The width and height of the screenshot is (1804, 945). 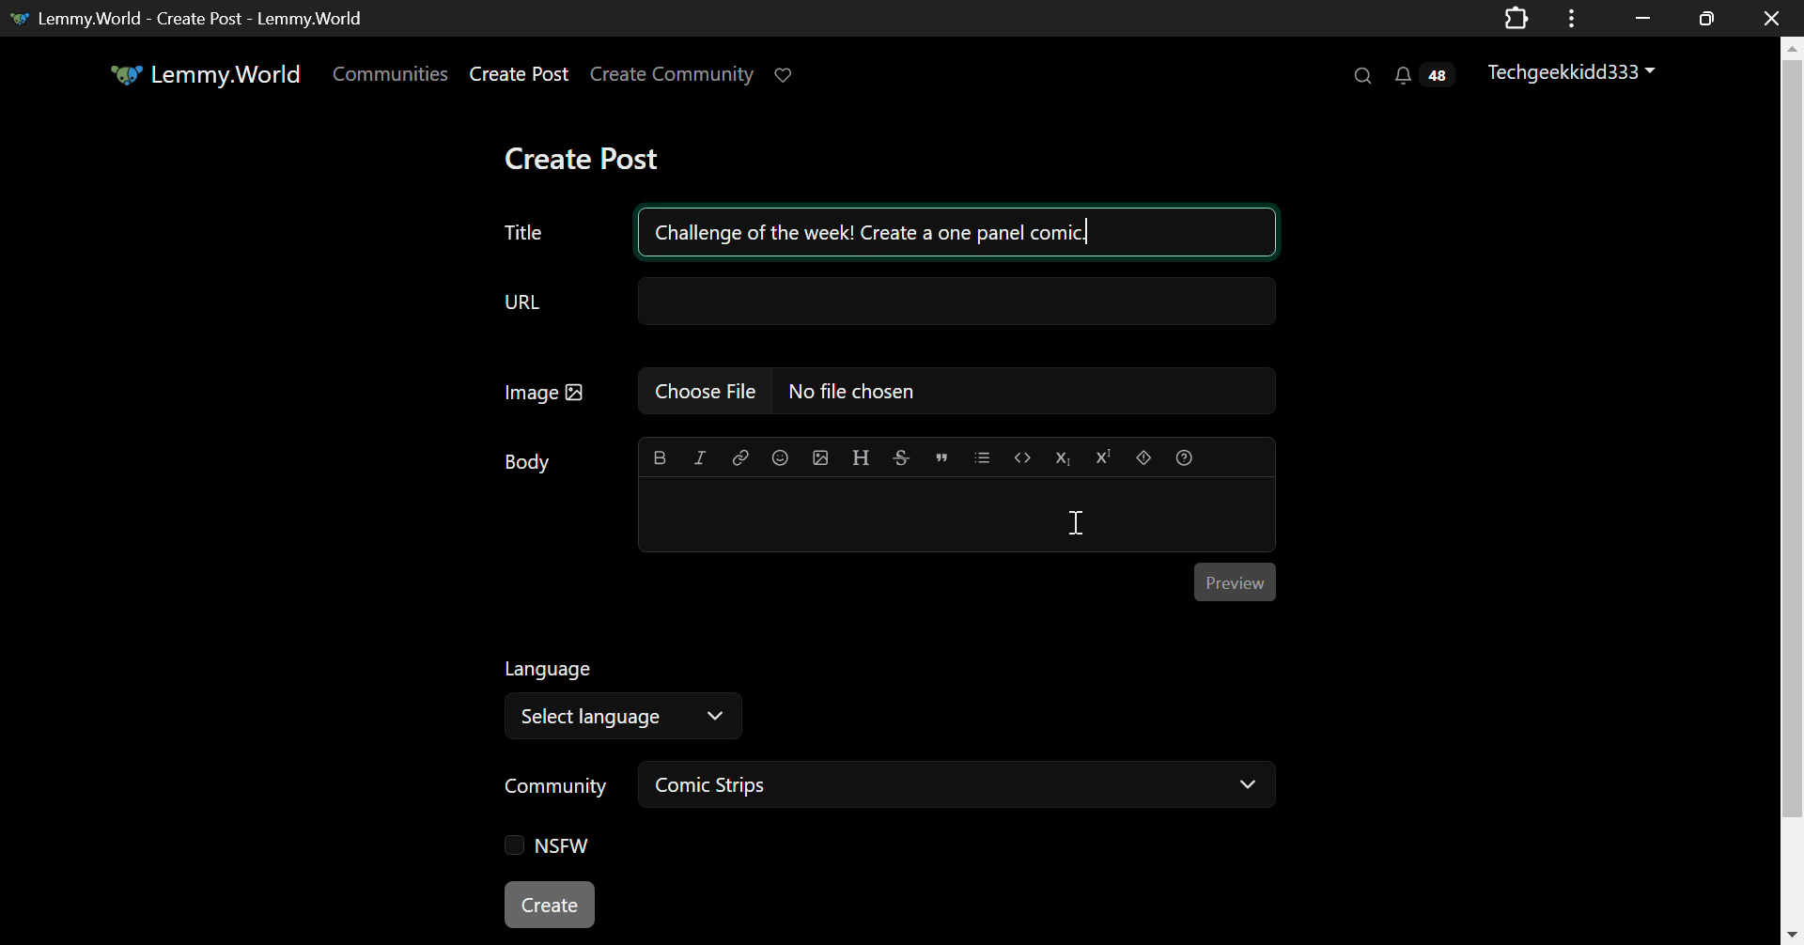 What do you see at coordinates (1064, 457) in the screenshot?
I see `Subscript` at bounding box center [1064, 457].